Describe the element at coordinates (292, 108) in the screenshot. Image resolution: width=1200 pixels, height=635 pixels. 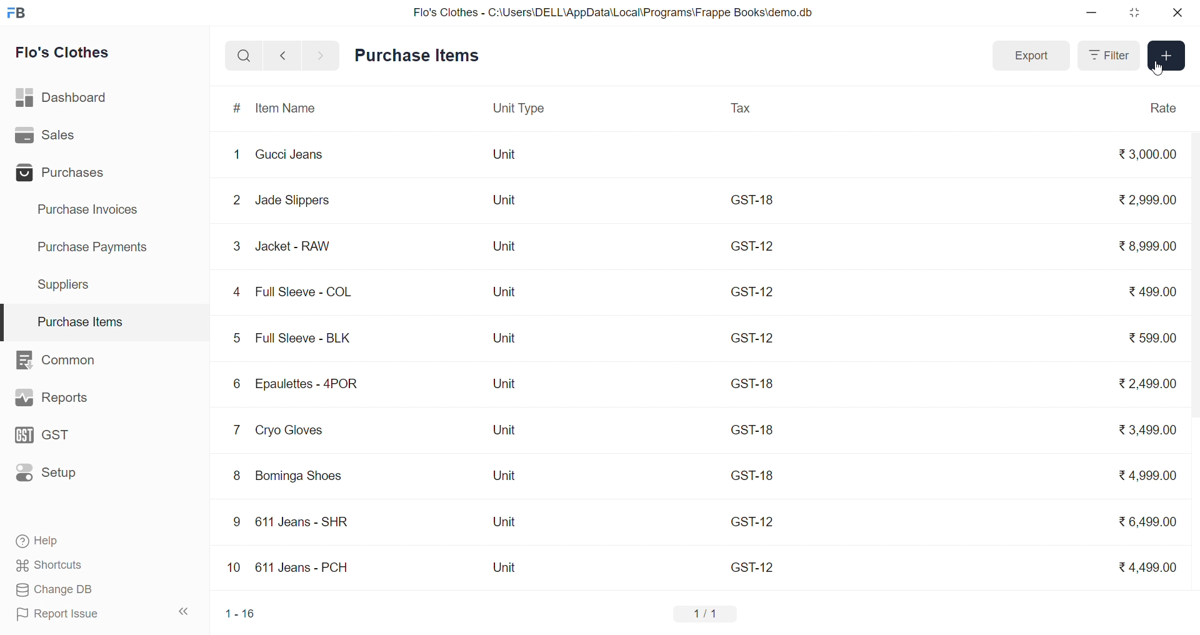
I see `Item Name` at that location.